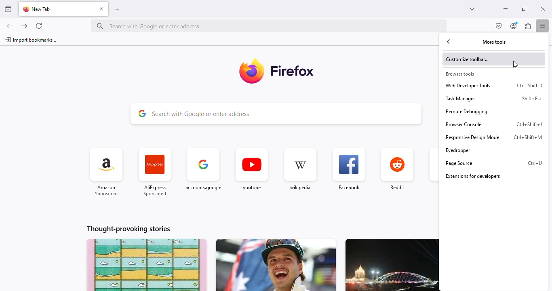  I want to click on facebook, so click(348, 170).